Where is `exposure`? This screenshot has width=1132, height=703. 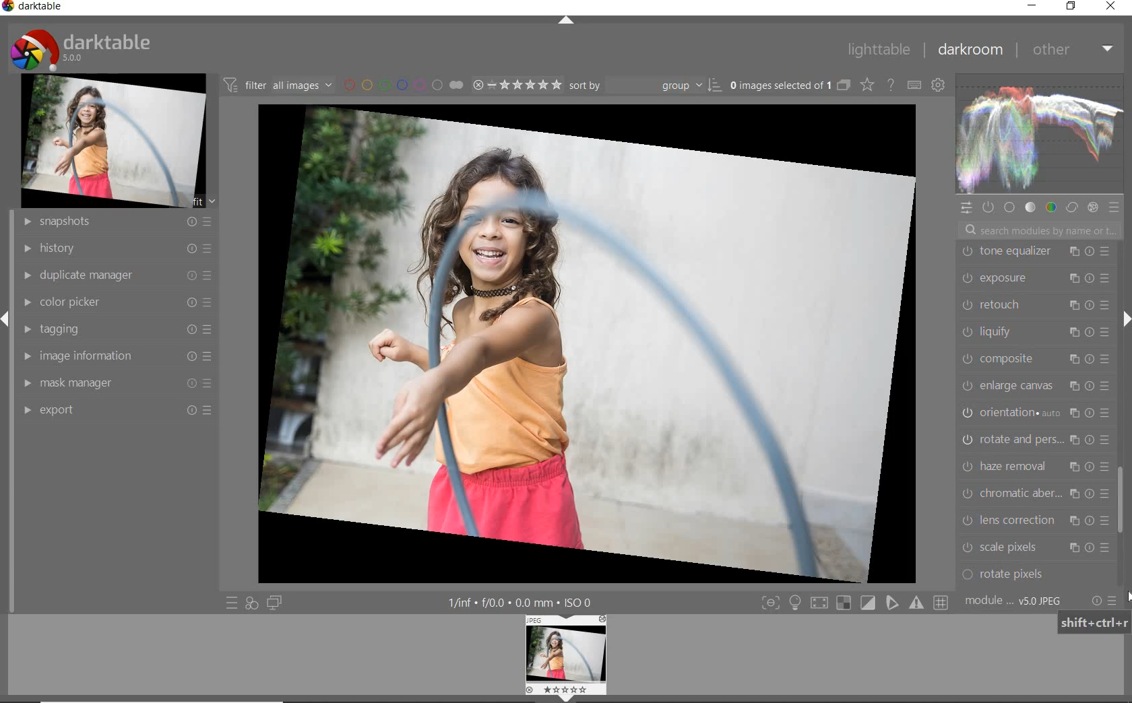 exposure is located at coordinates (1036, 277).